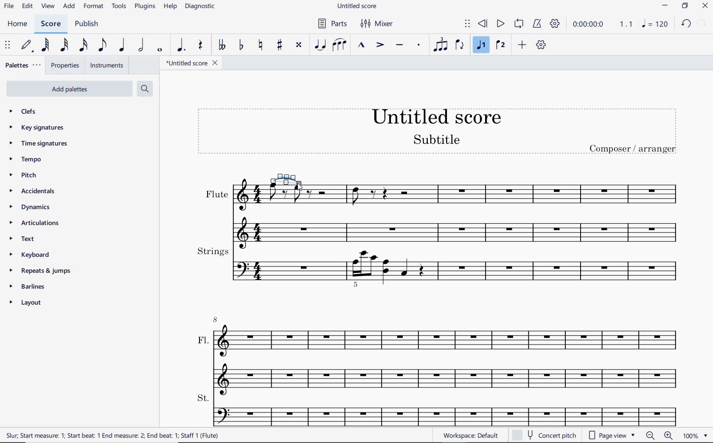  Describe the element at coordinates (467, 23) in the screenshot. I see `SELECT TO MOVE` at that location.